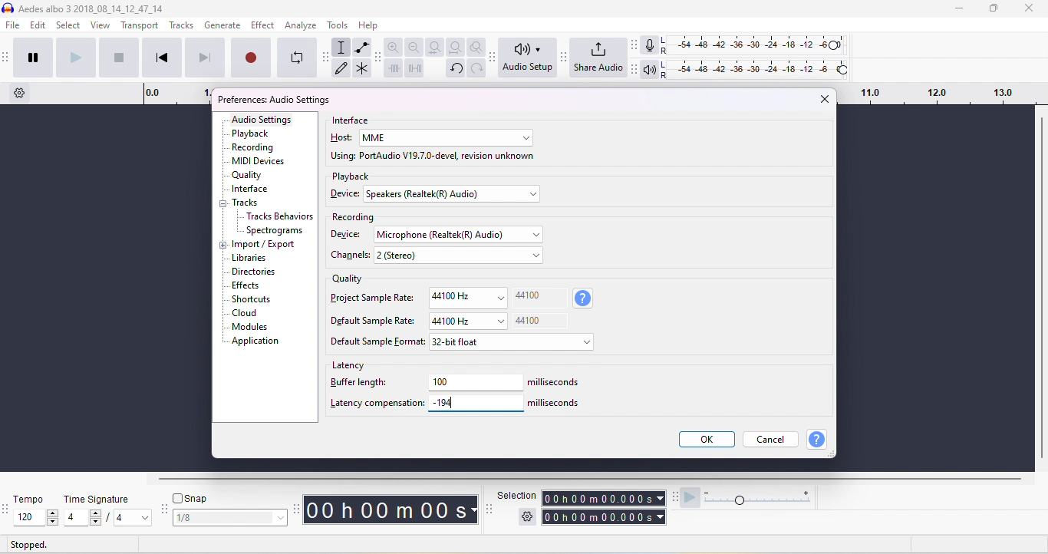  What do you see at coordinates (377, 57) in the screenshot?
I see `audacity edit toolbar` at bounding box center [377, 57].